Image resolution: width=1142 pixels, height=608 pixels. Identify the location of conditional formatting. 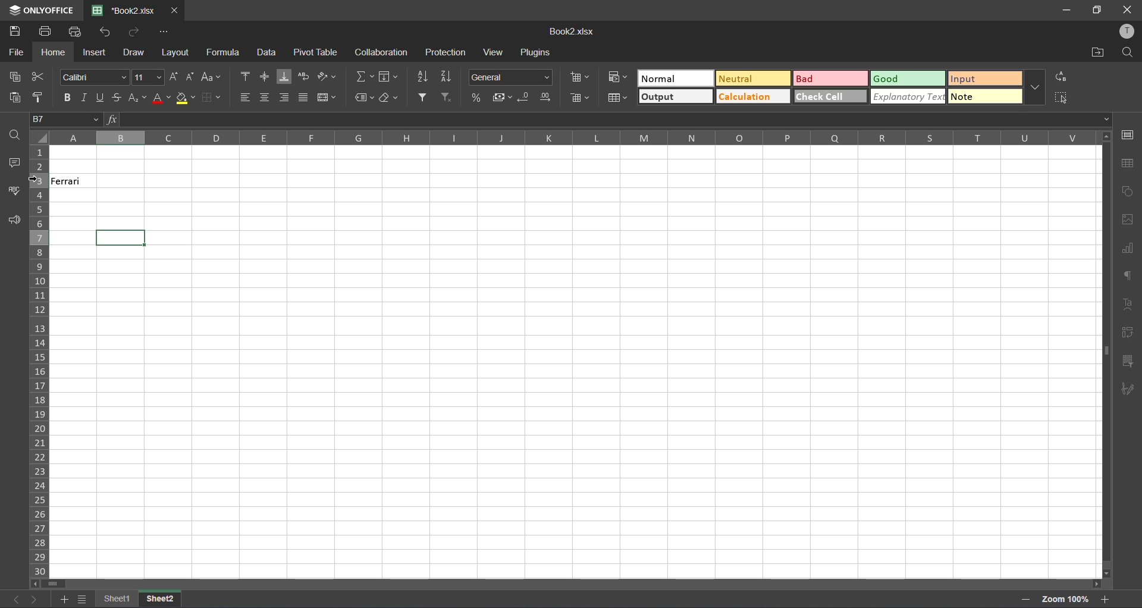
(621, 79).